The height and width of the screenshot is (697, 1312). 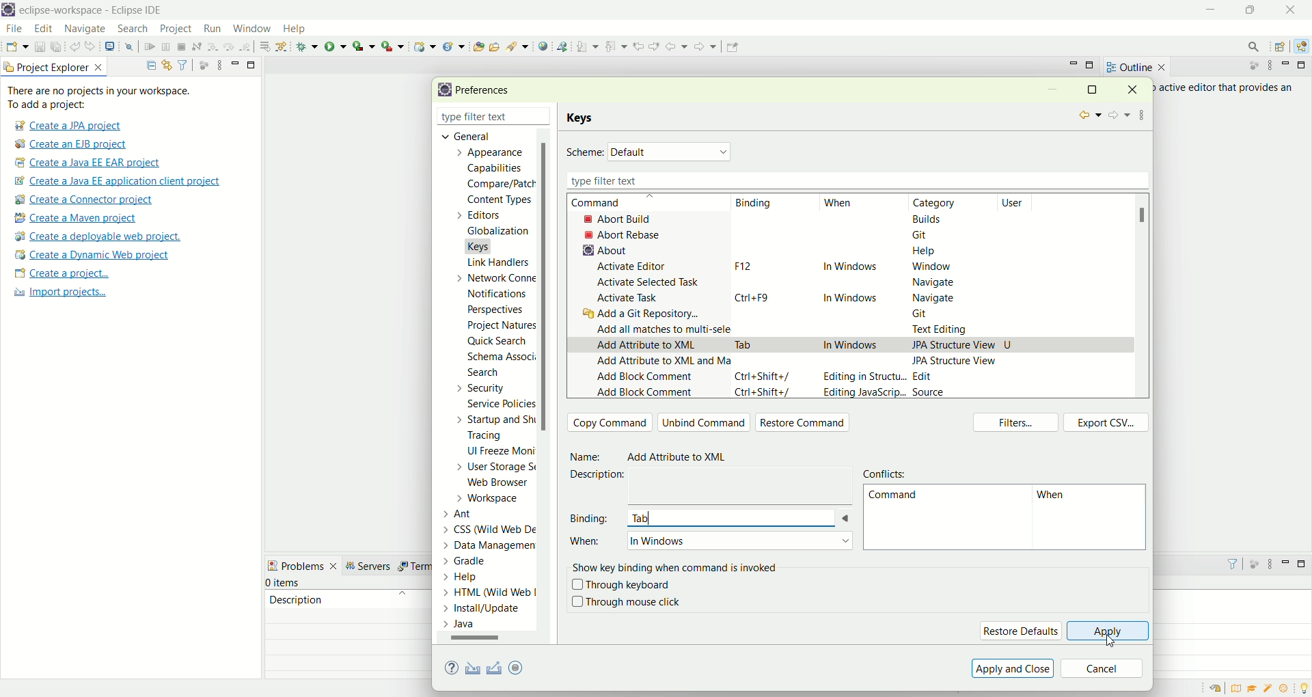 What do you see at coordinates (1304, 46) in the screenshot?
I see `Java EE` at bounding box center [1304, 46].